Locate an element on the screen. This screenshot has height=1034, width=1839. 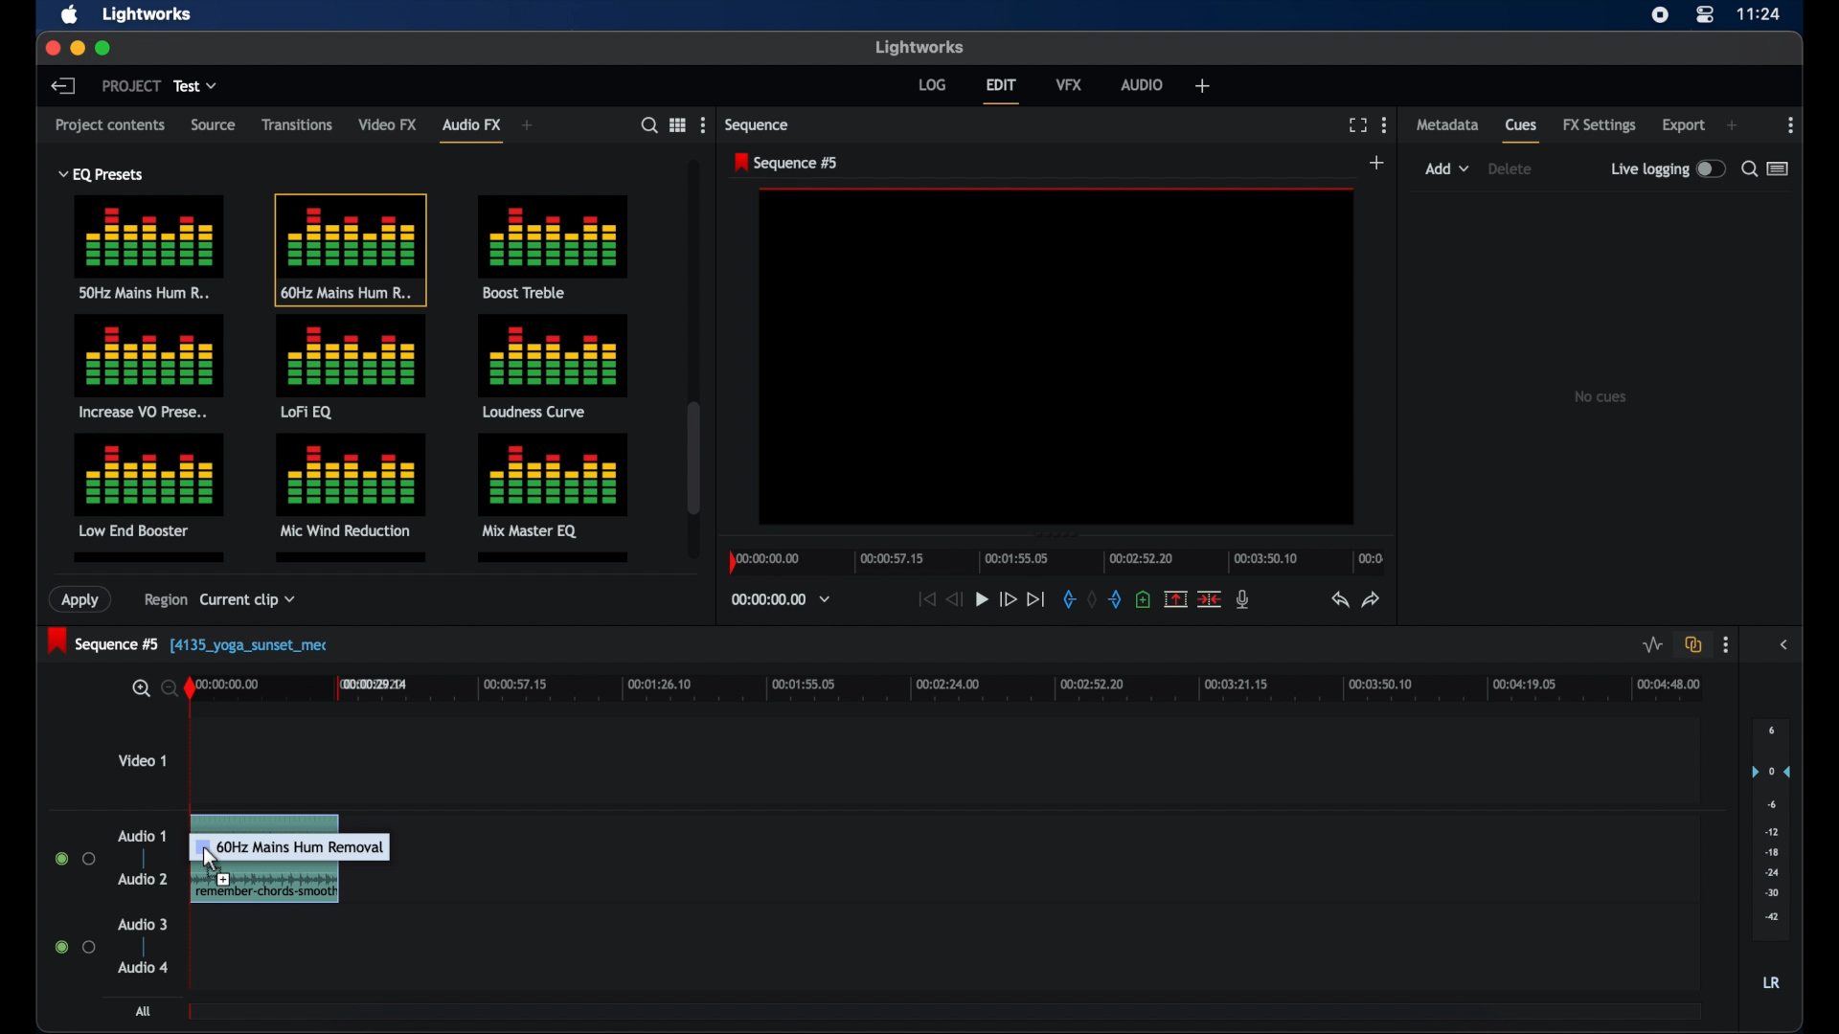
fx settings is located at coordinates (1599, 125).